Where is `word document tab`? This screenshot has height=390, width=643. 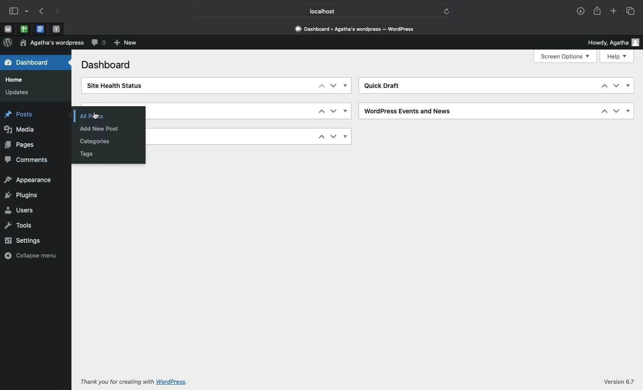 word document tab is located at coordinates (39, 29).